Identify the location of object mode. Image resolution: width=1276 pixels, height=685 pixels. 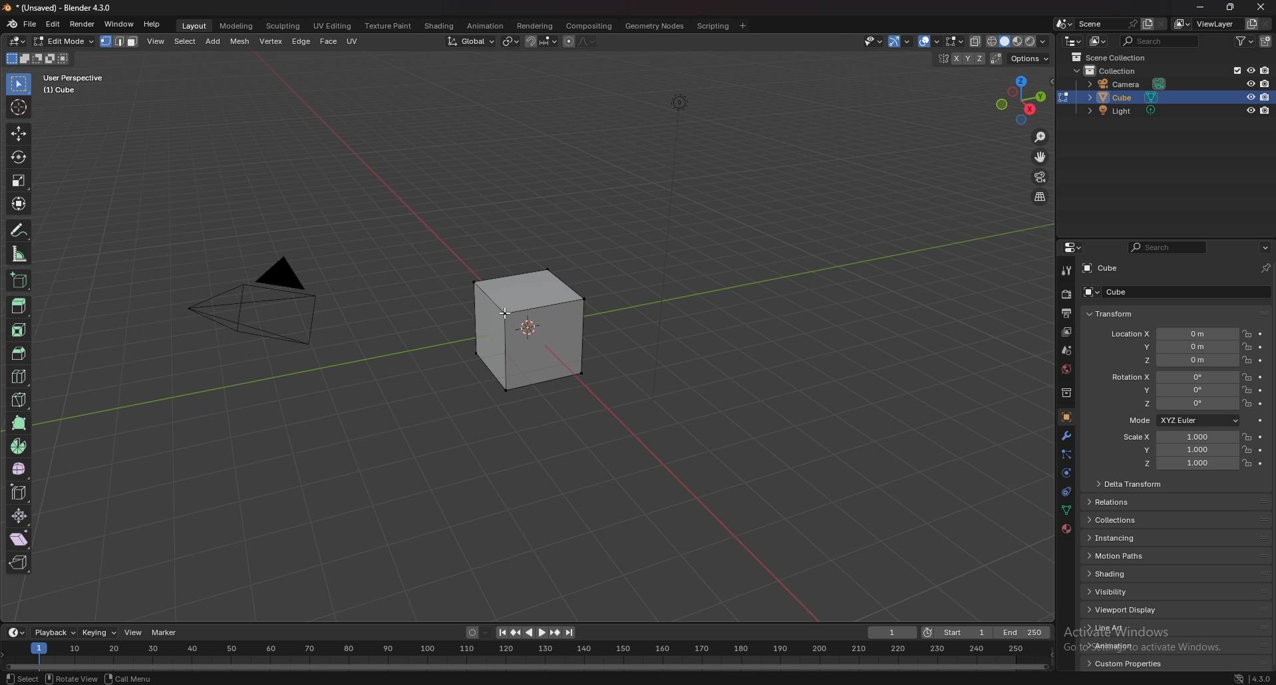
(88, 41).